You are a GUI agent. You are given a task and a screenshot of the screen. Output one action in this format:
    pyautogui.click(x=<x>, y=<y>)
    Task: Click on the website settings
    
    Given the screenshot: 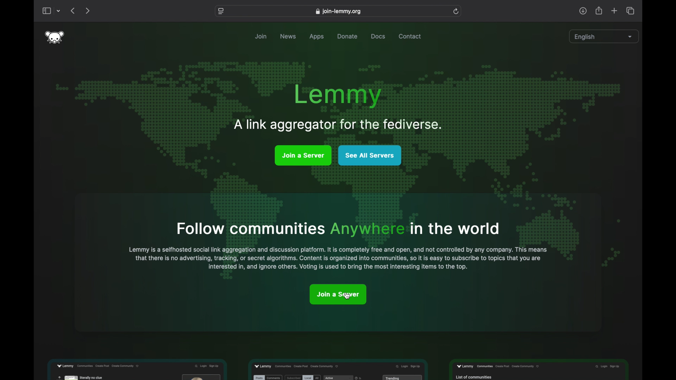 What is the action you would take?
    pyautogui.click(x=221, y=11)
    